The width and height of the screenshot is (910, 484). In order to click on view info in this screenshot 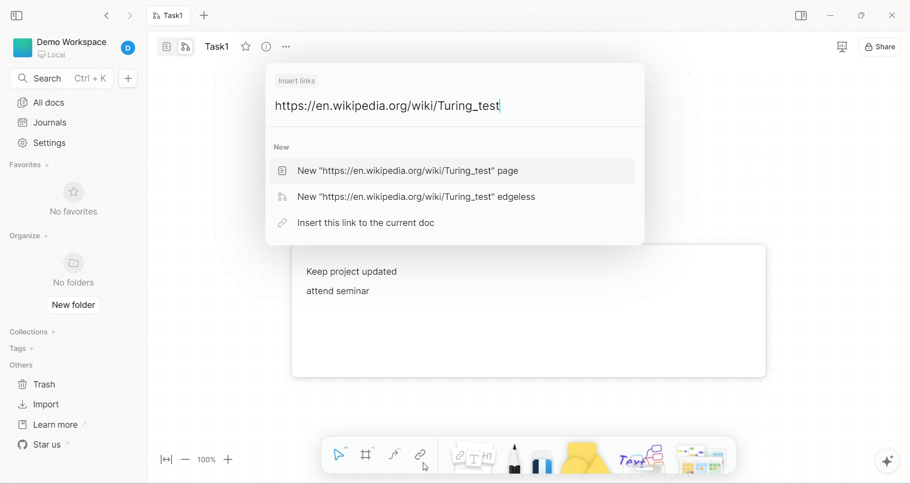, I will do `click(265, 46)`.